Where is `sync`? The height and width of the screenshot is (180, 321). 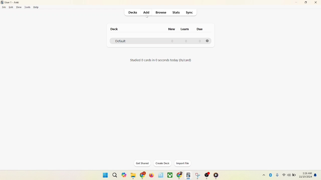
sync is located at coordinates (190, 12).